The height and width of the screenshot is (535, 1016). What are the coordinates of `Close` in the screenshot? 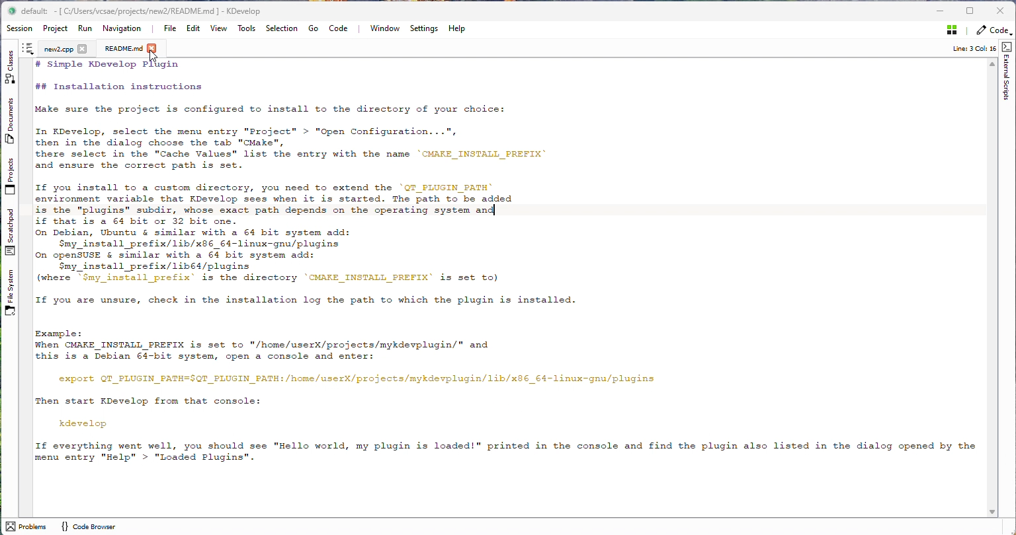 It's located at (1003, 11).